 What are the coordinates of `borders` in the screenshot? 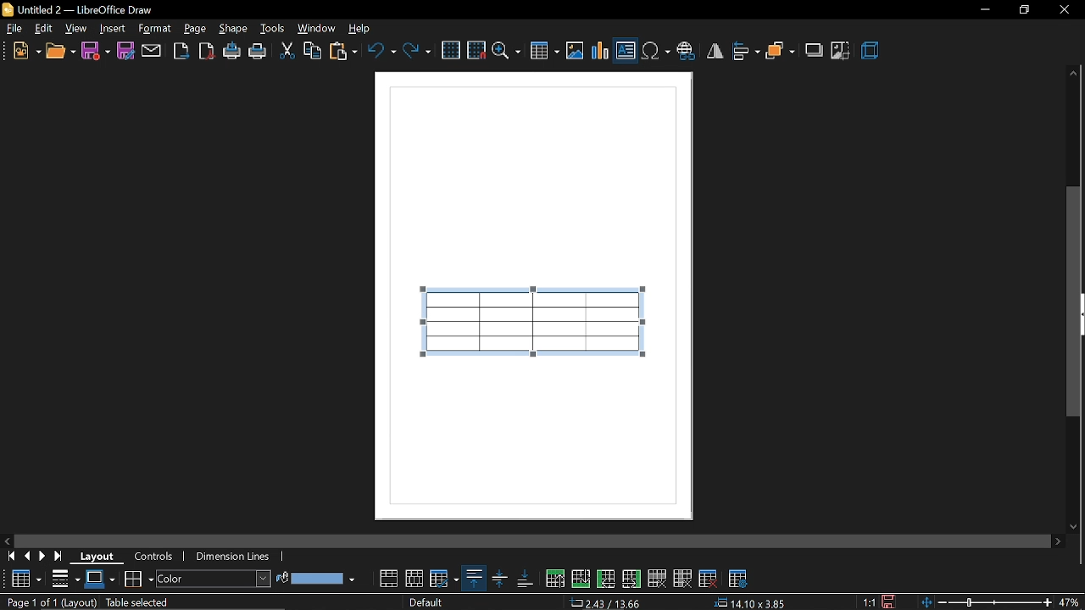 It's located at (138, 578).